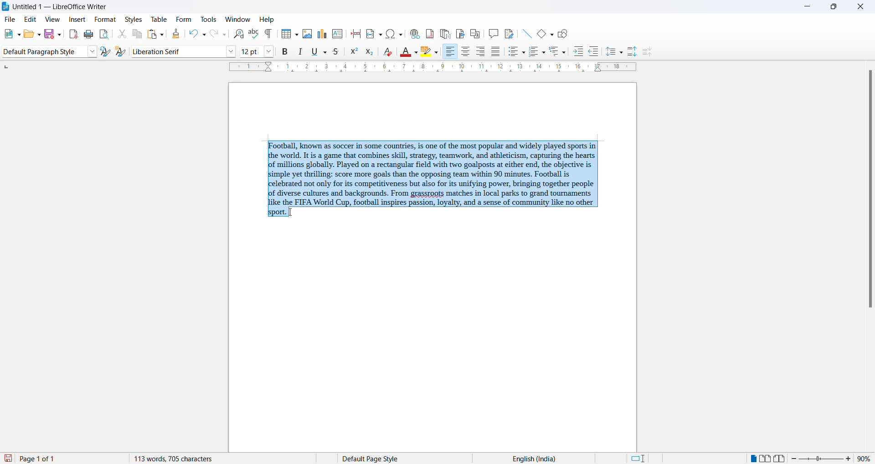  I want to click on outline format options, so click(565, 52).